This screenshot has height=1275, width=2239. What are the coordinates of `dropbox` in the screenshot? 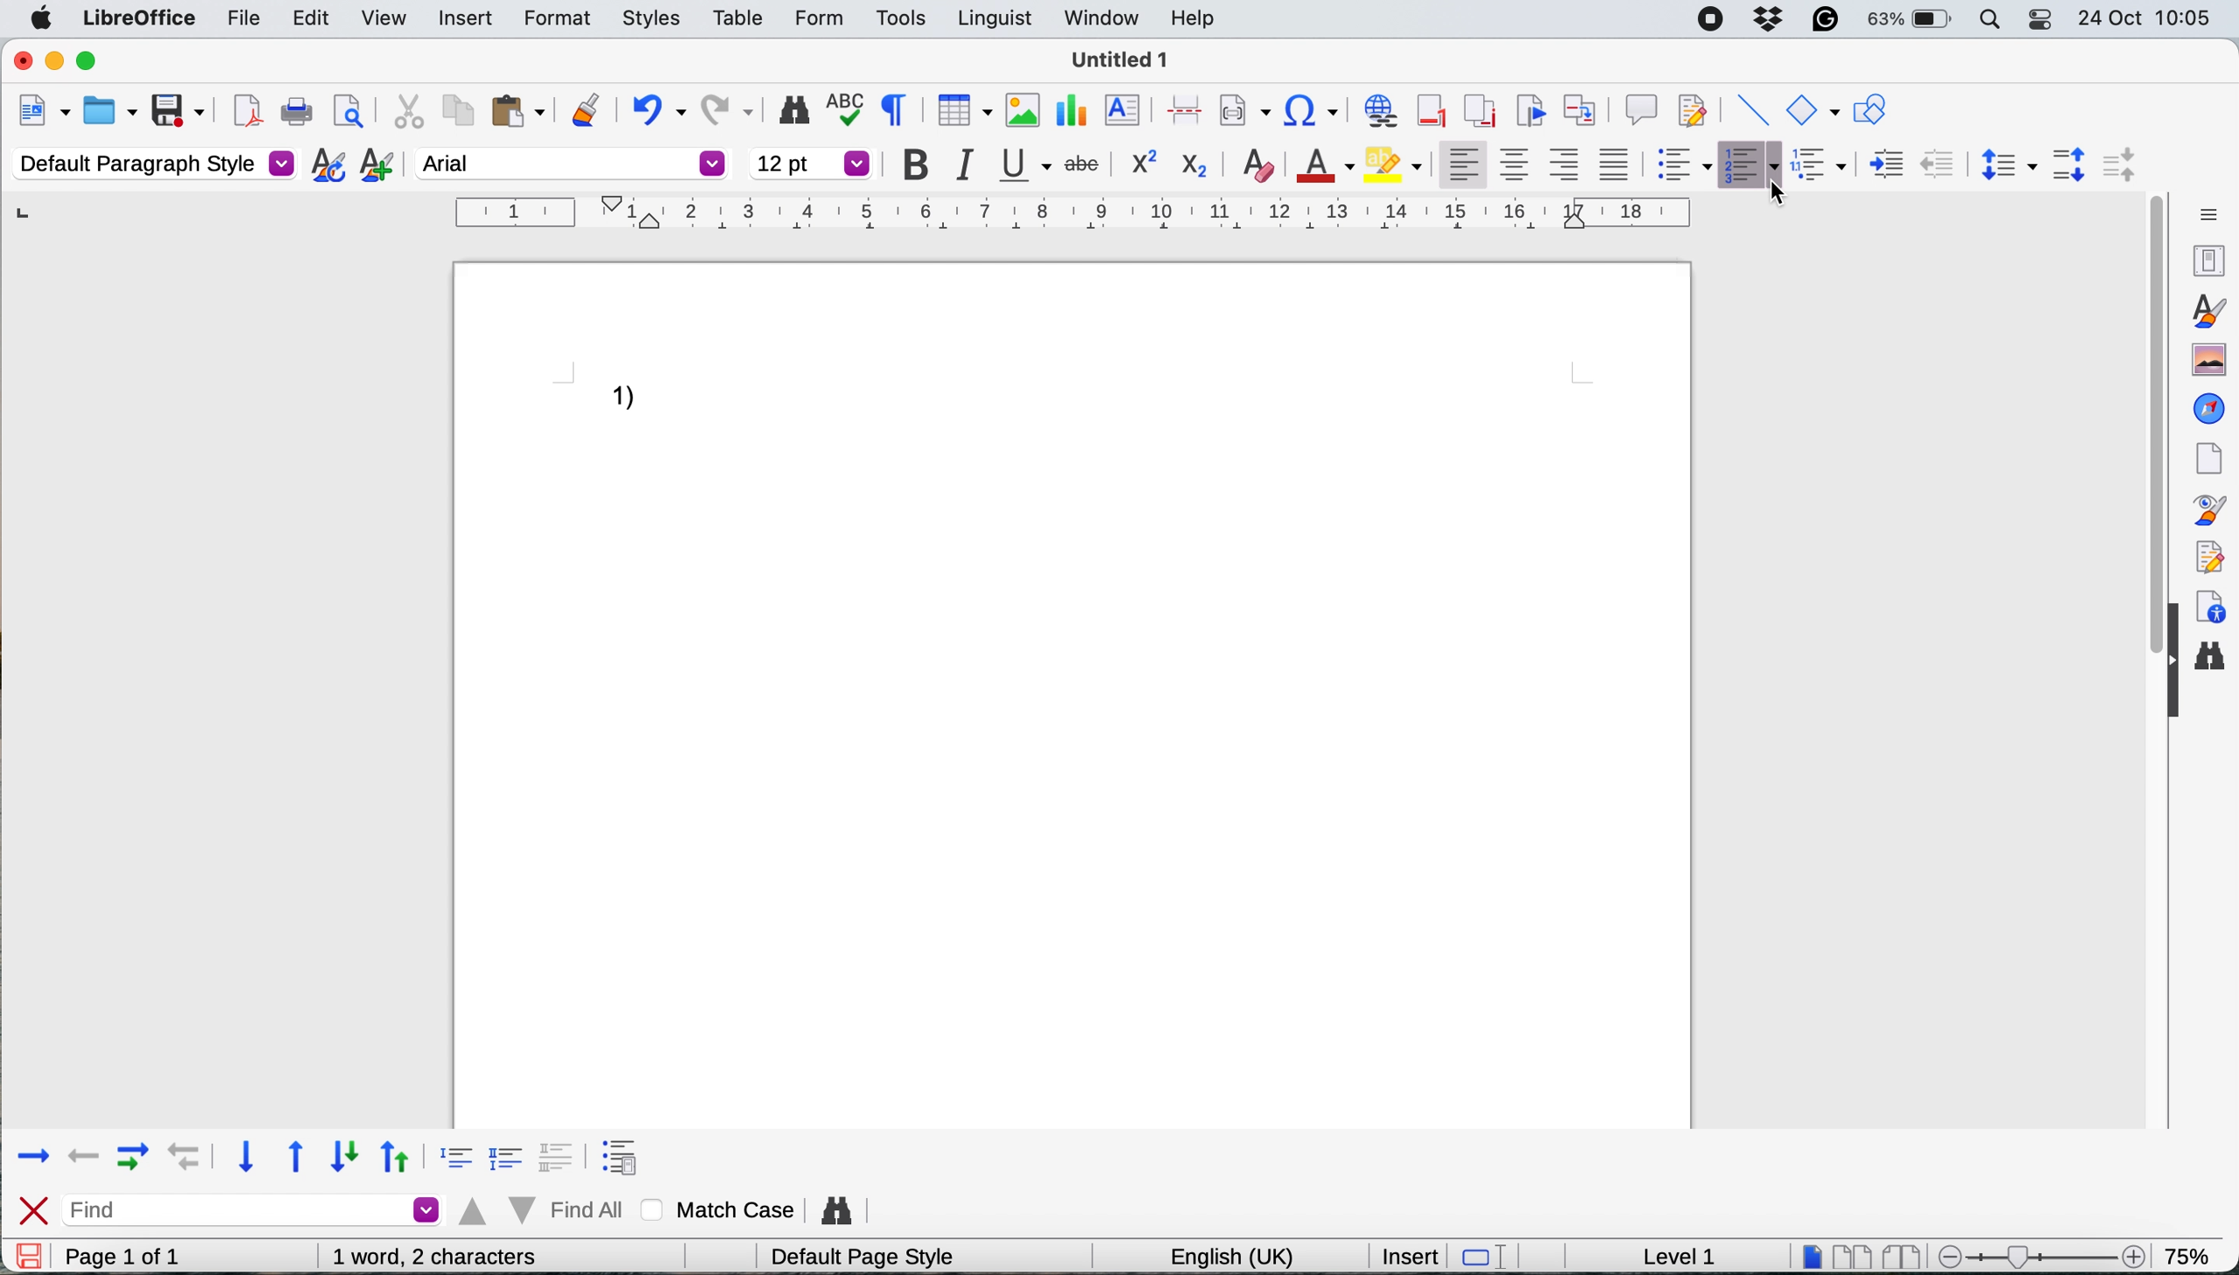 It's located at (1770, 18).